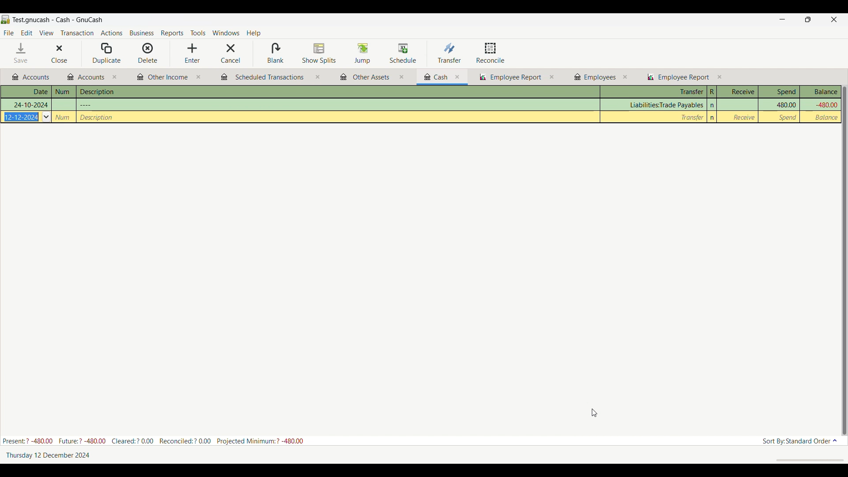 This screenshot has height=477, width=848. I want to click on Close, so click(59, 53).